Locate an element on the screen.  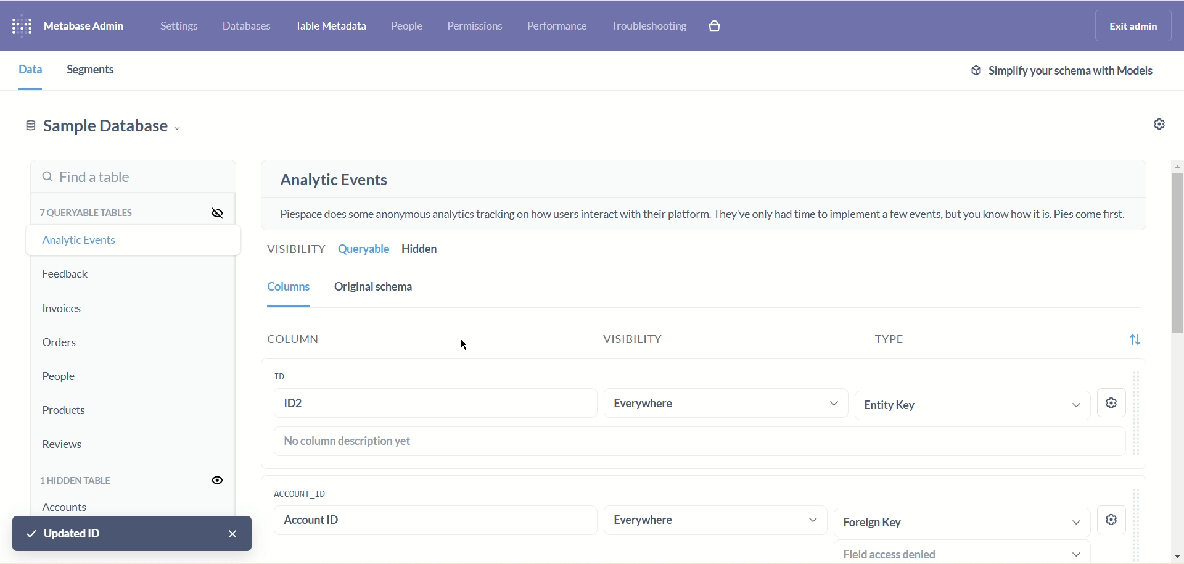
Databases is located at coordinates (247, 28).